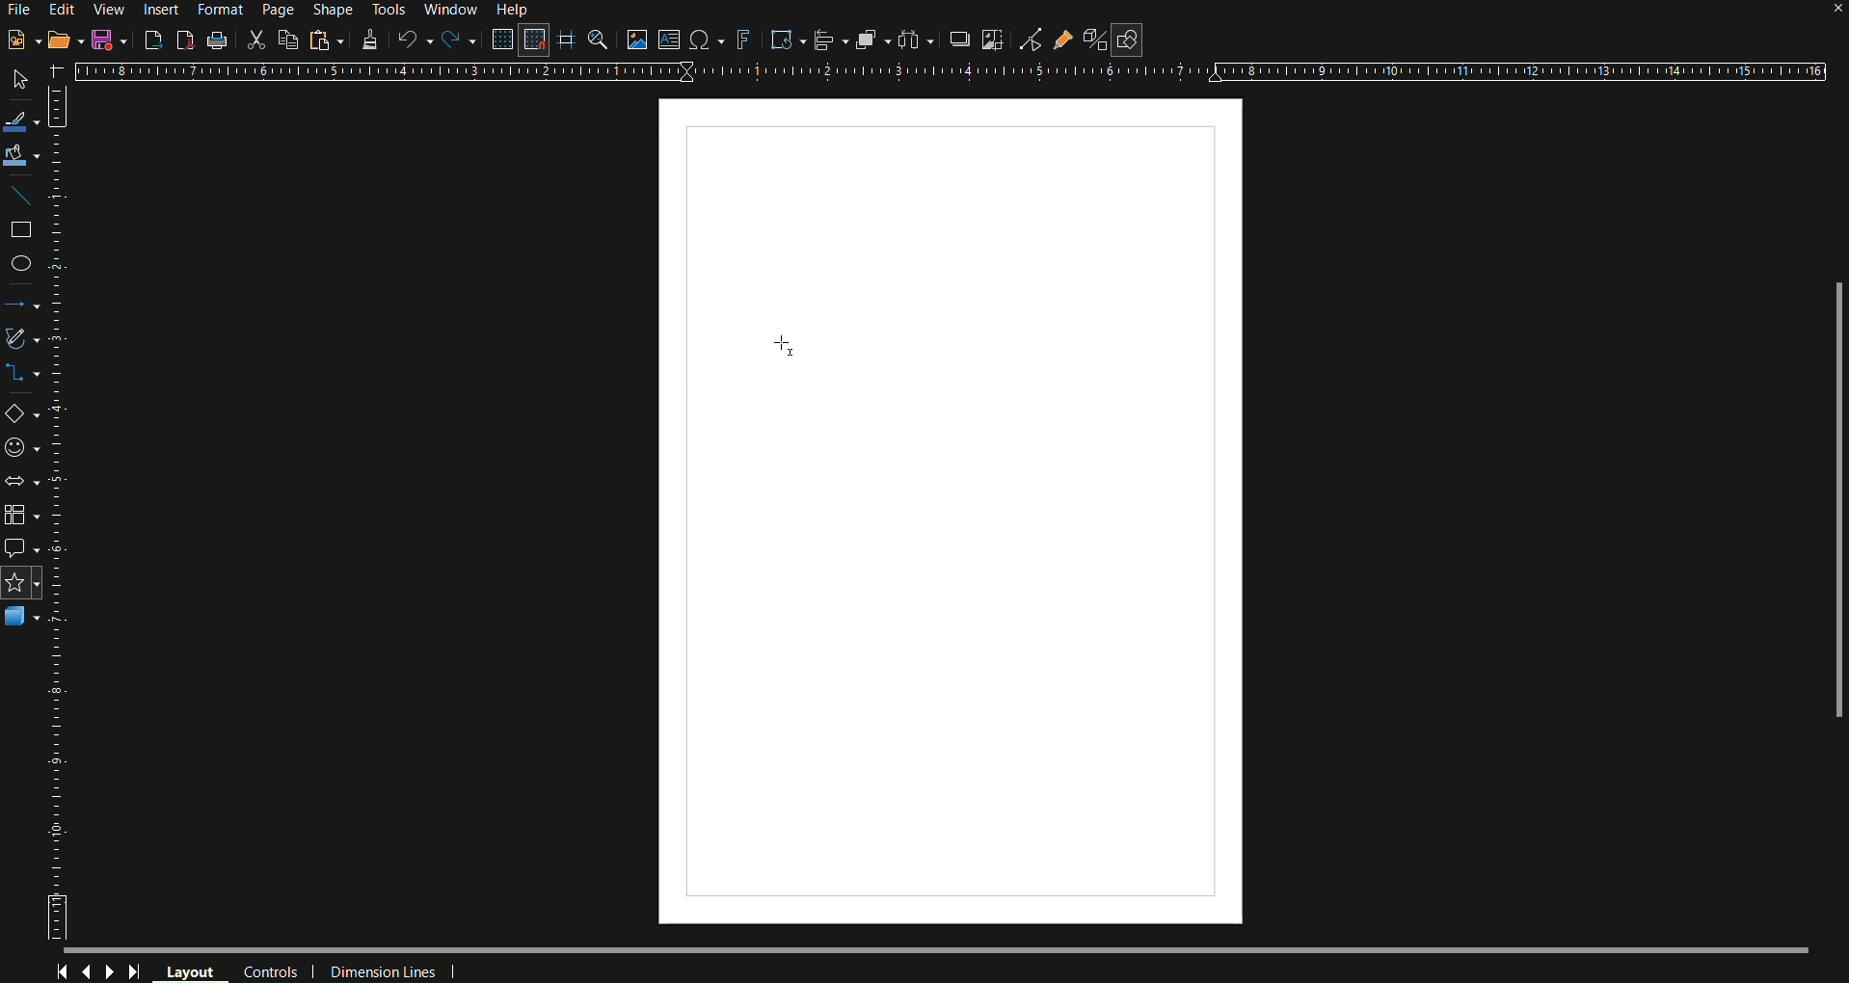 The width and height of the screenshot is (1849, 983). Describe the element at coordinates (24, 342) in the screenshot. I see `Vectors` at that location.